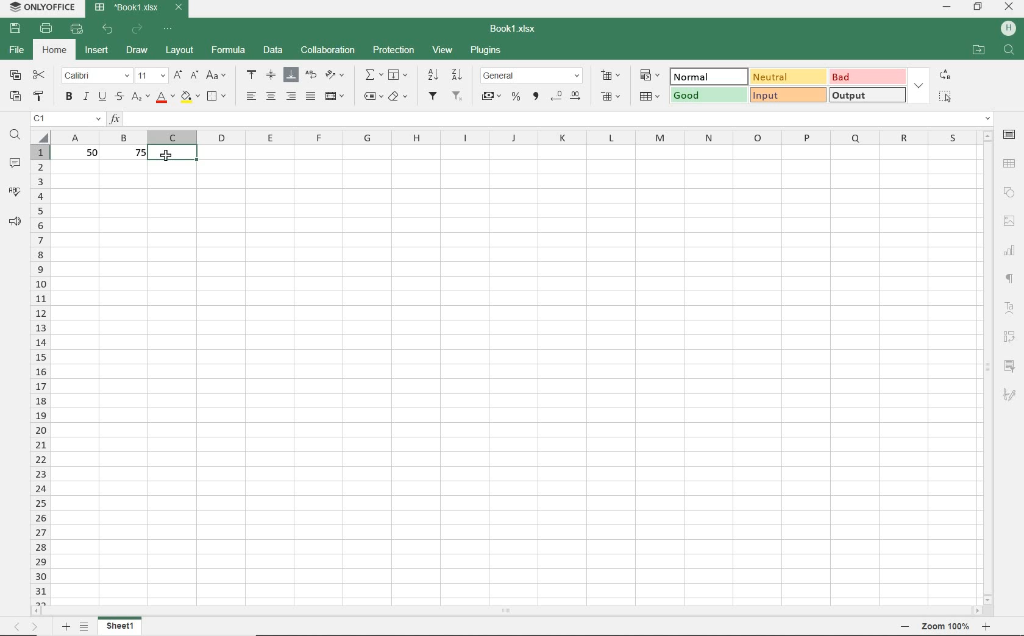 Image resolution: width=1024 pixels, height=636 pixels. What do you see at coordinates (15, 74) in the screenshot?
I see `copy` at bounding box center [15, 74].